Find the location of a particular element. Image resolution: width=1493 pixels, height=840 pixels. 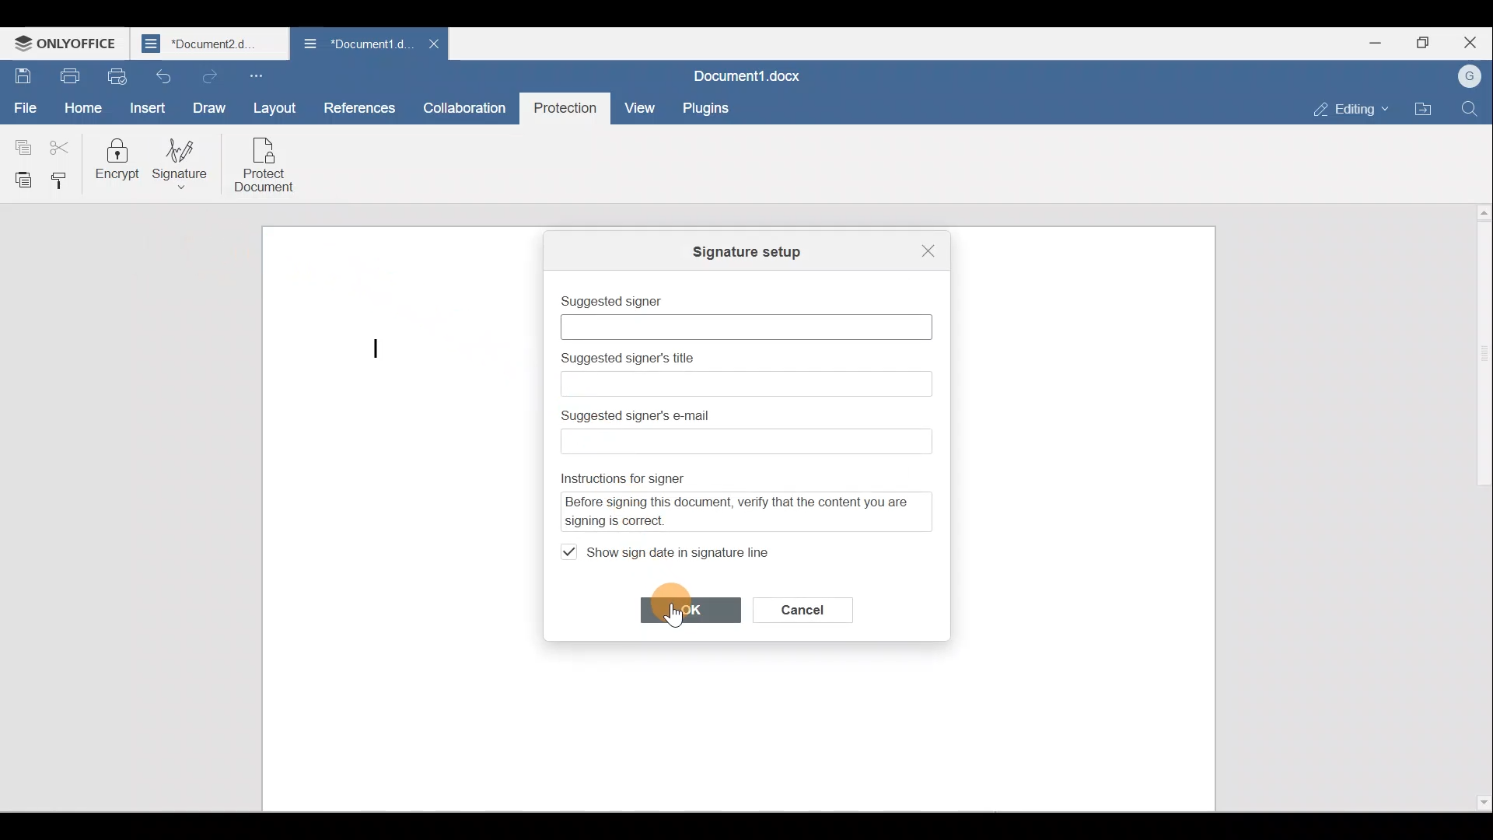

Editing mode is located at coordinates (1354, 109).